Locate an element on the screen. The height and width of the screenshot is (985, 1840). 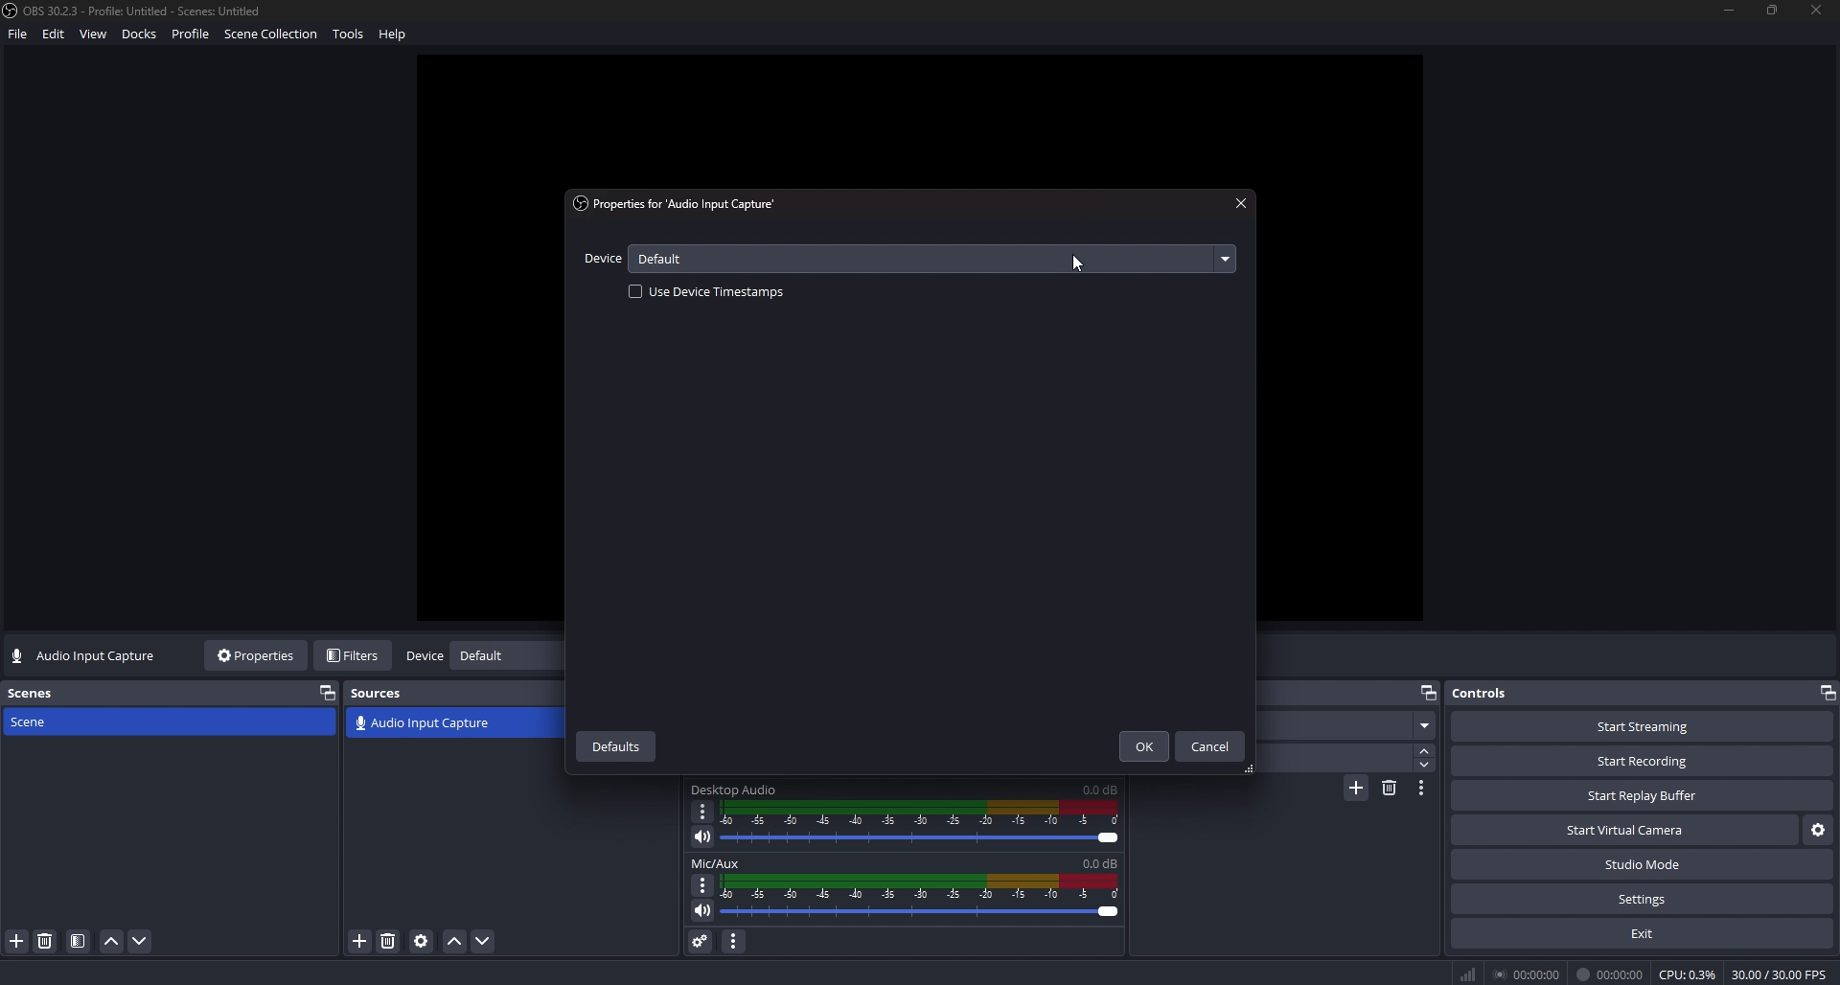
mic/aux is located at coordinates (727, 862).